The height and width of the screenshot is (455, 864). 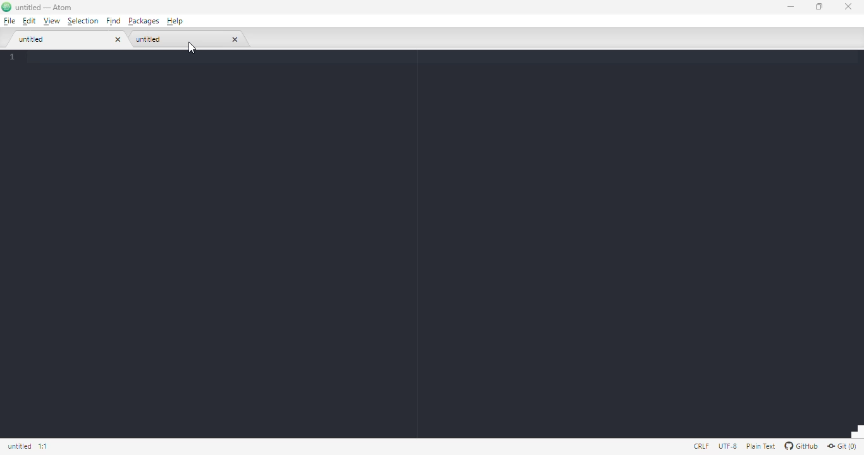 What do you see at coordinates (20, 447) in the screenshot?
I see `untitled` at bounding box center [20, 447].